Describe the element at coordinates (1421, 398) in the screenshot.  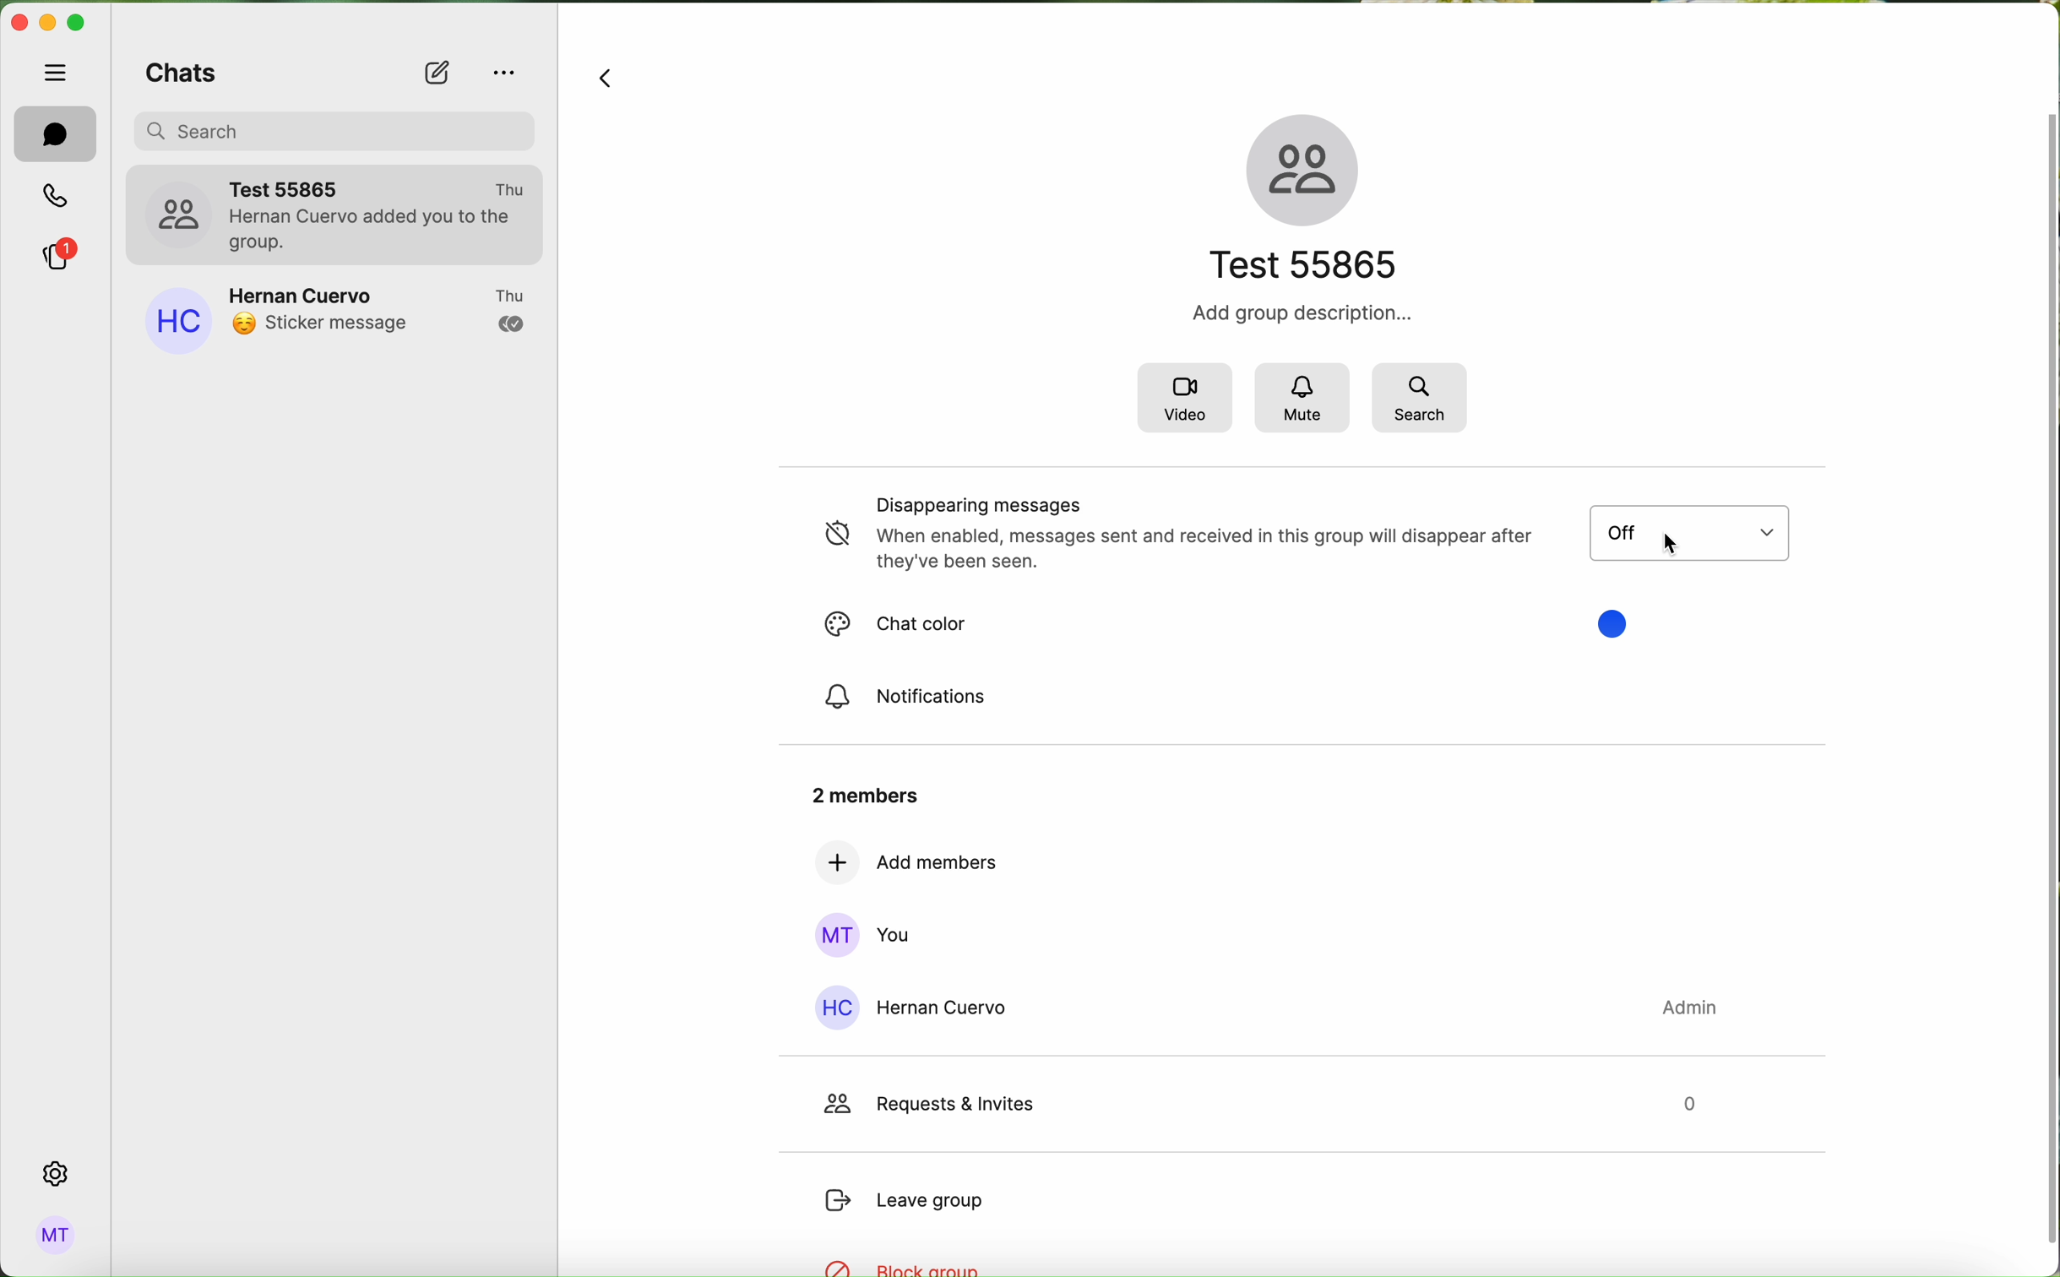
I see `search` at that location.